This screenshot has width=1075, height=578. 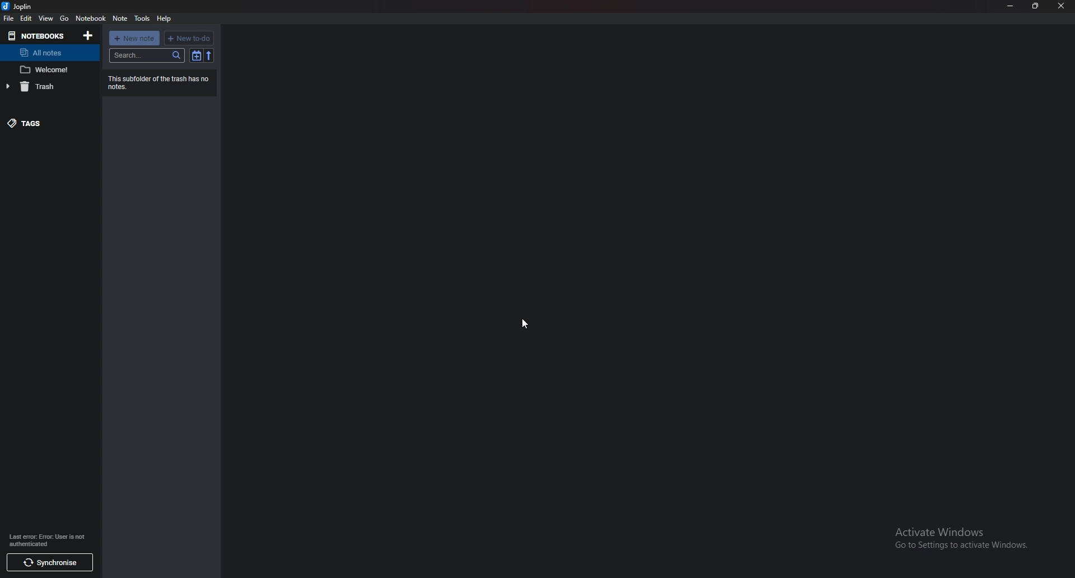 I want to click on add notebooks, so click(x=88, y=36).